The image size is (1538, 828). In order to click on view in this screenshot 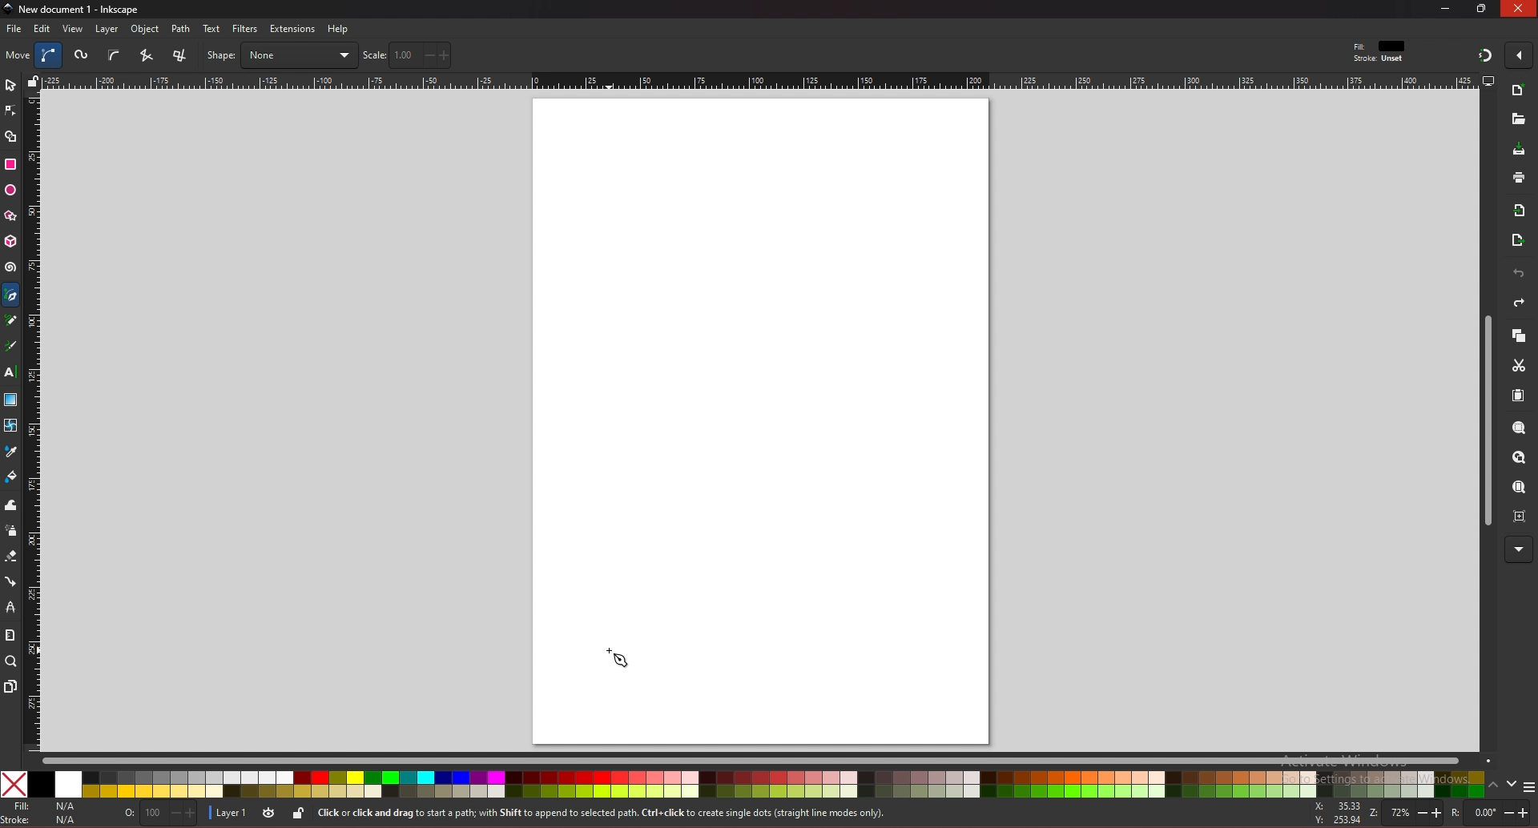, I will do `click(74, 29)`.